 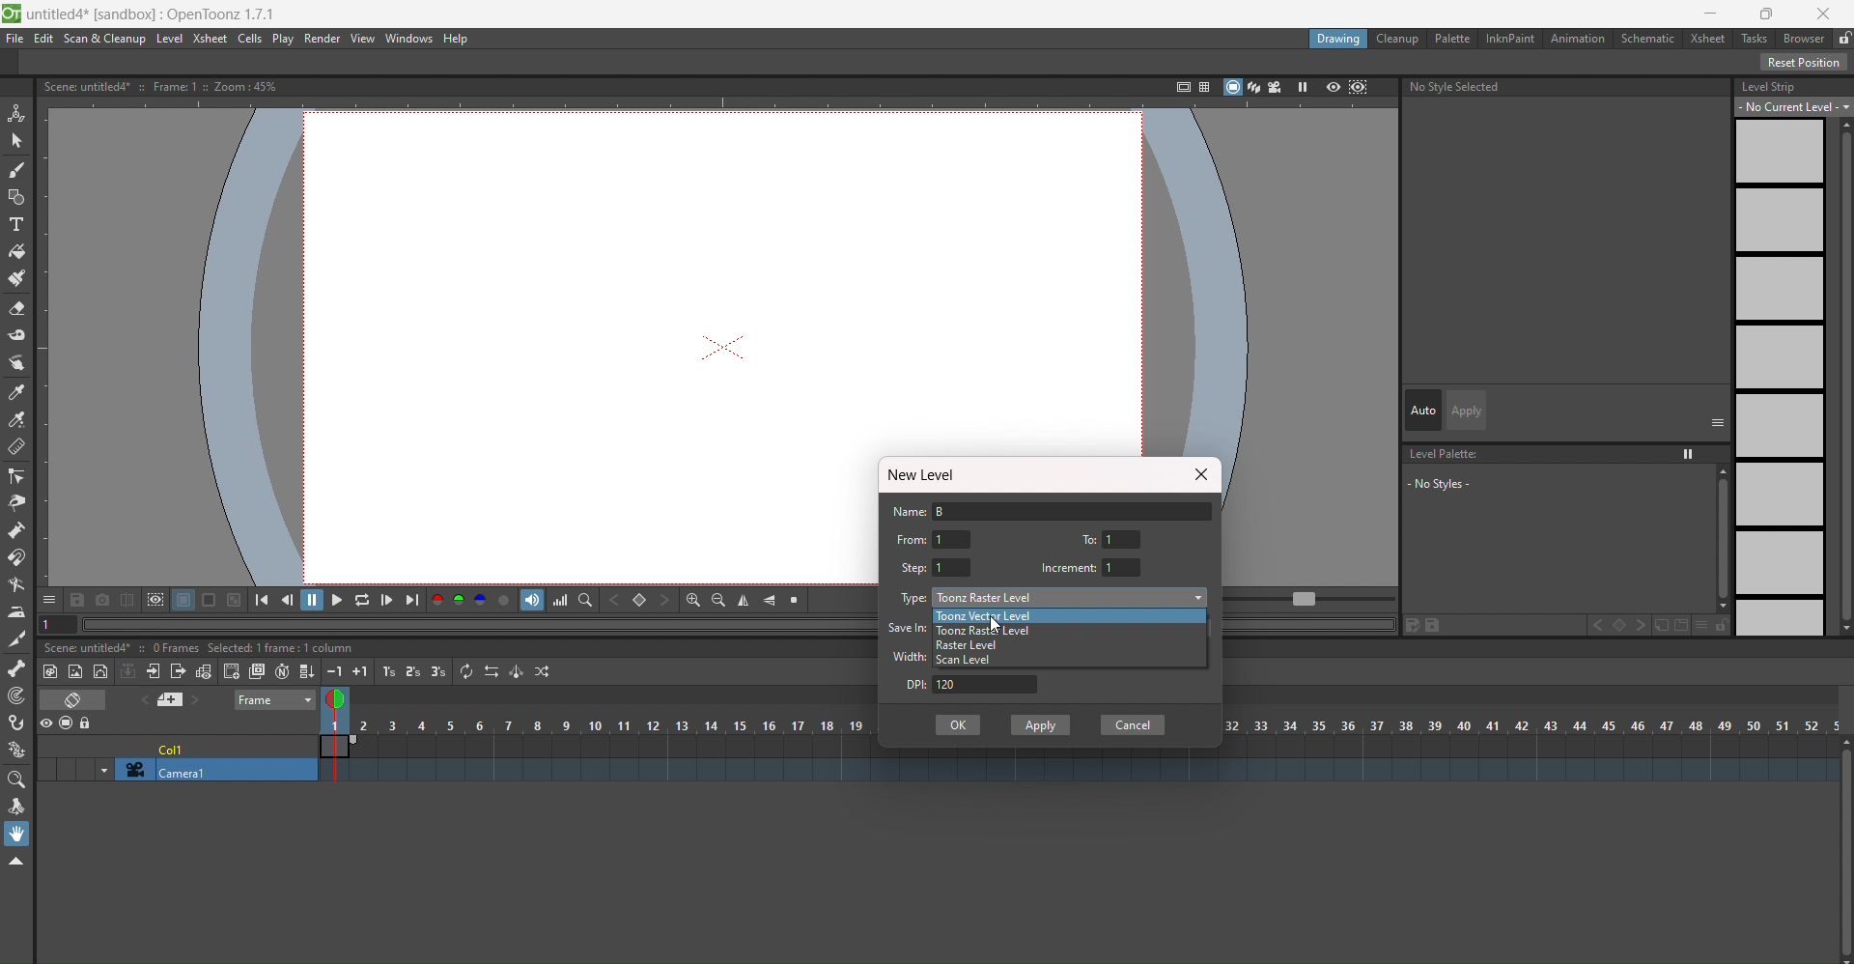 What do you see at coordinates (1241, 88) in the screenshot?
I see `stand view` at bounding box center [1241, 88].